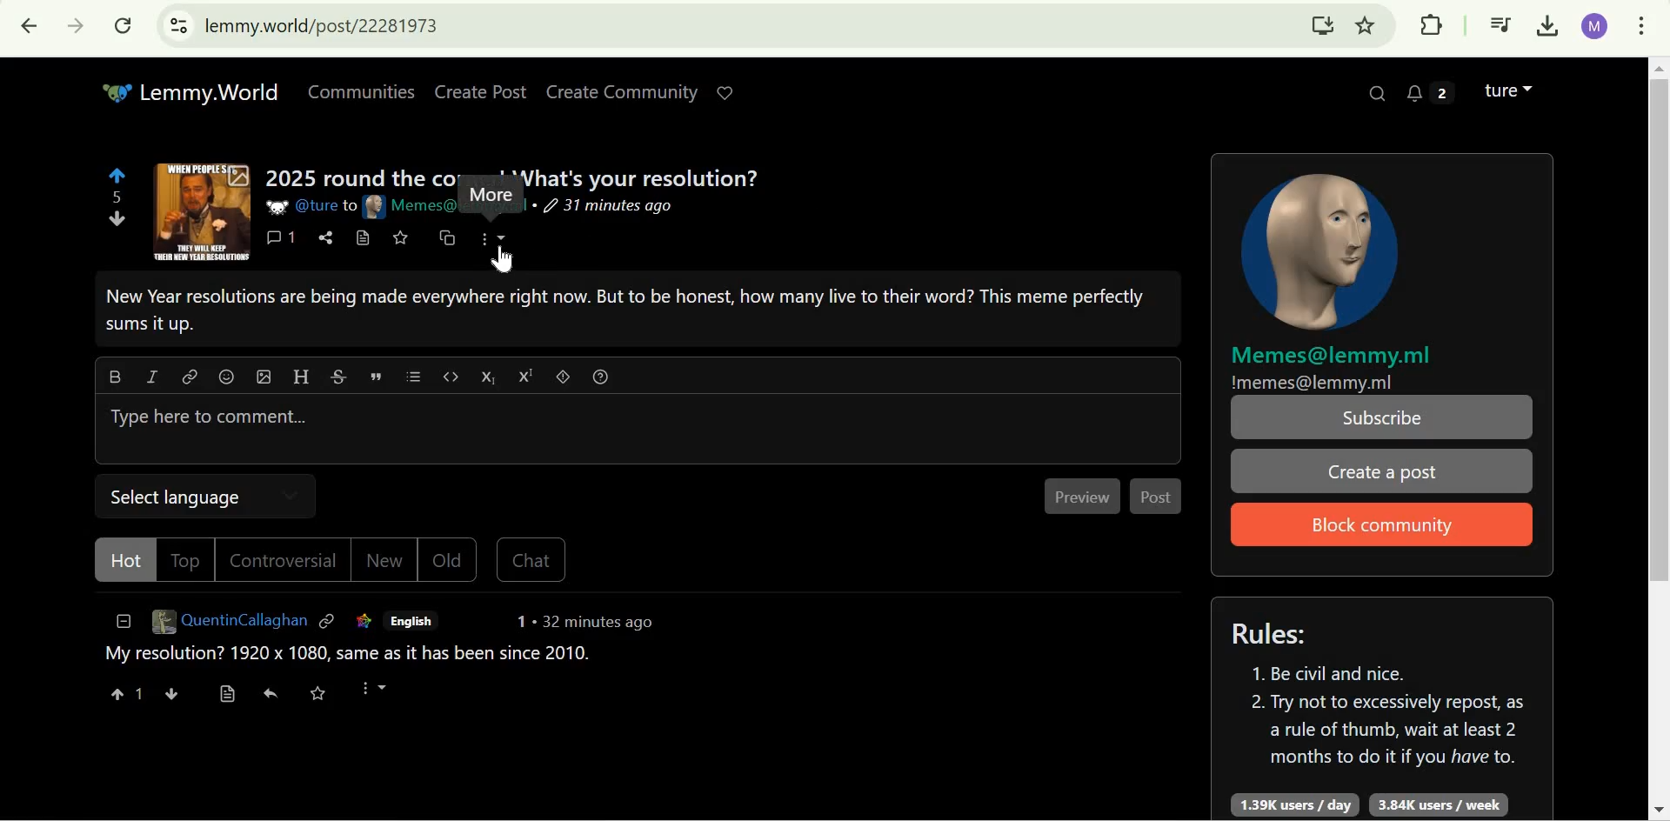 Image resolution: width=1670 pixels, height=821 pixels. What do you see at coordinates (586, 621) in the screenshot?
I see `1 . 32 minutes ago` at bounding box center [586, 621].